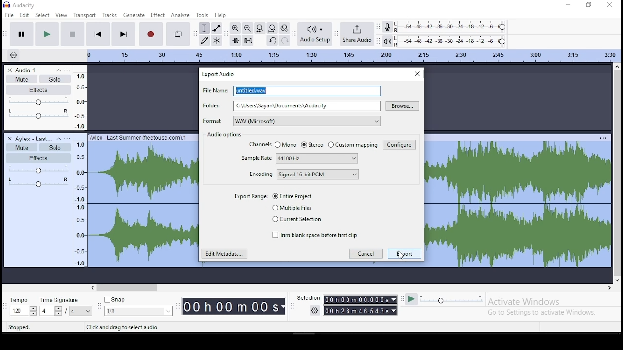 The image size is (623, 350). What do you see at coordinates (260, 144) in the screenshot?
I see `channels` at bounding box center [260, 144].